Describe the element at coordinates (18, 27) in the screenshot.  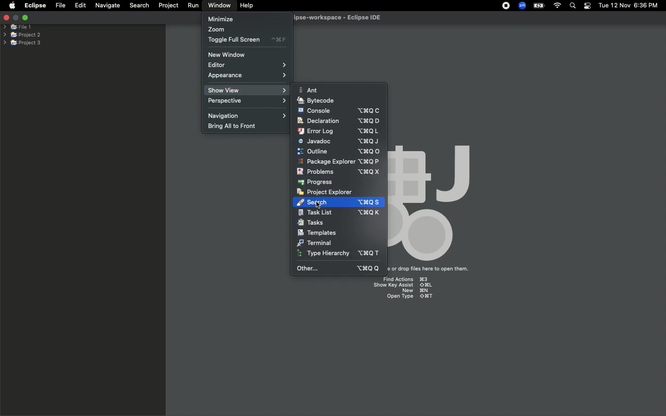
I see `File 1` at that location.